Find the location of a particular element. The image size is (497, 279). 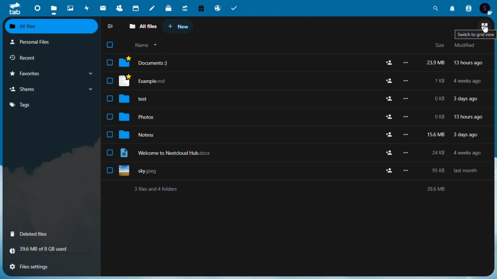

upgrade is located at coordinates (183, 8).